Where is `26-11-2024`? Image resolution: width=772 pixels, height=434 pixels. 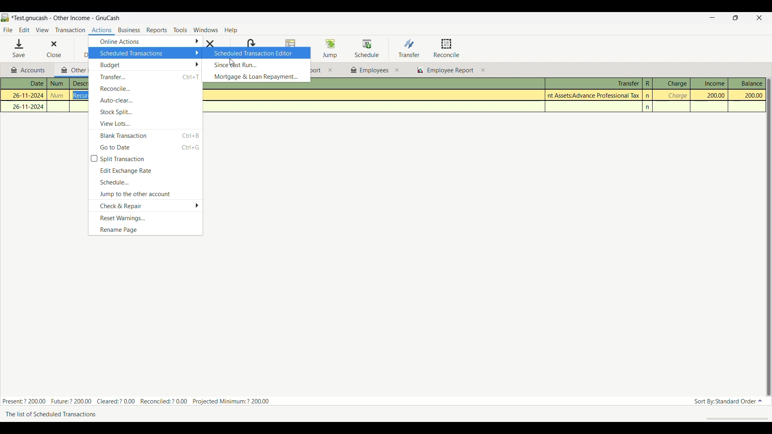 26-11-2024 is located at coordinates (25, 94).